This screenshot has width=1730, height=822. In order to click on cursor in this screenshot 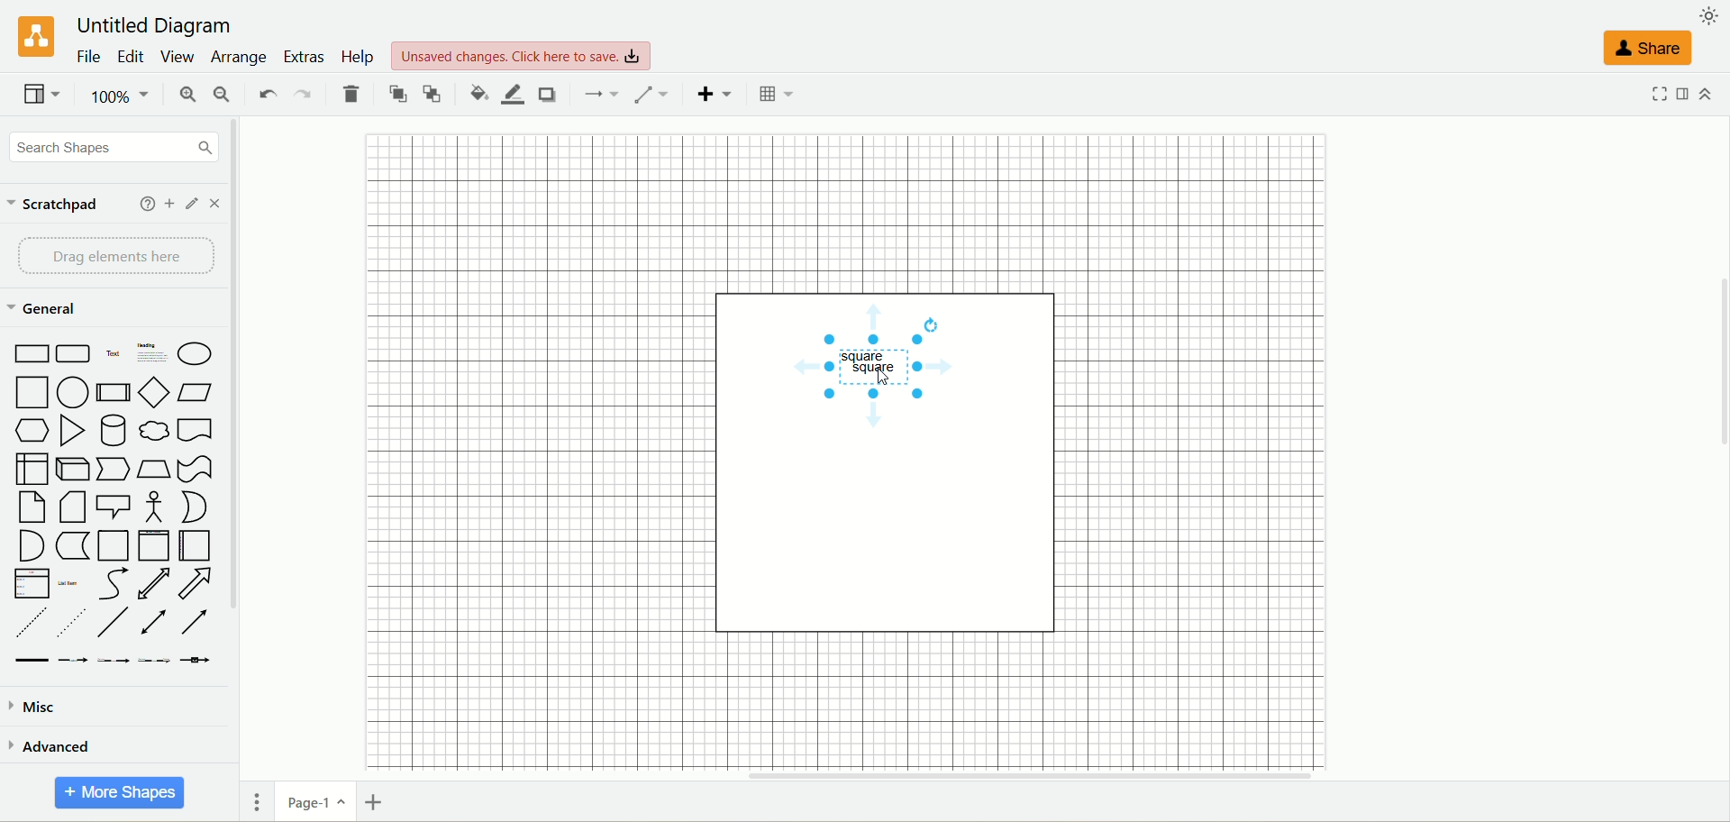, I will do `click(886, 379)`.